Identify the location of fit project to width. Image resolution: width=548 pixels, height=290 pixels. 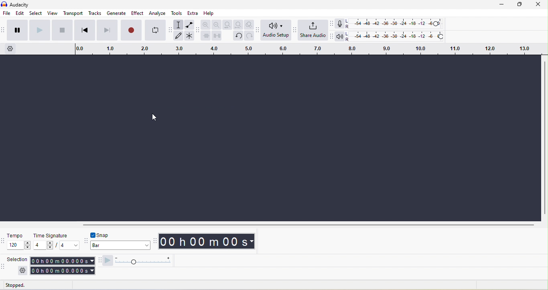
(239, 25).